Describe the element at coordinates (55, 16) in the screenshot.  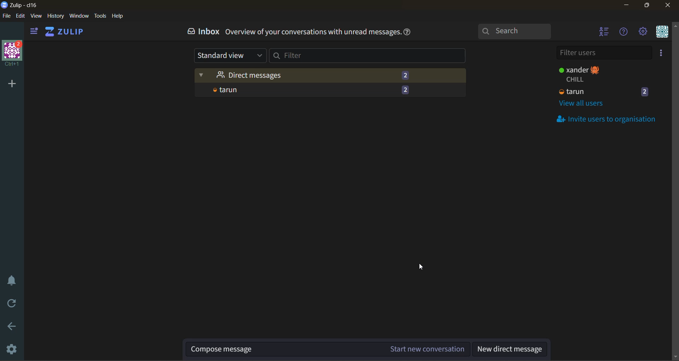
I see `history` at that location.